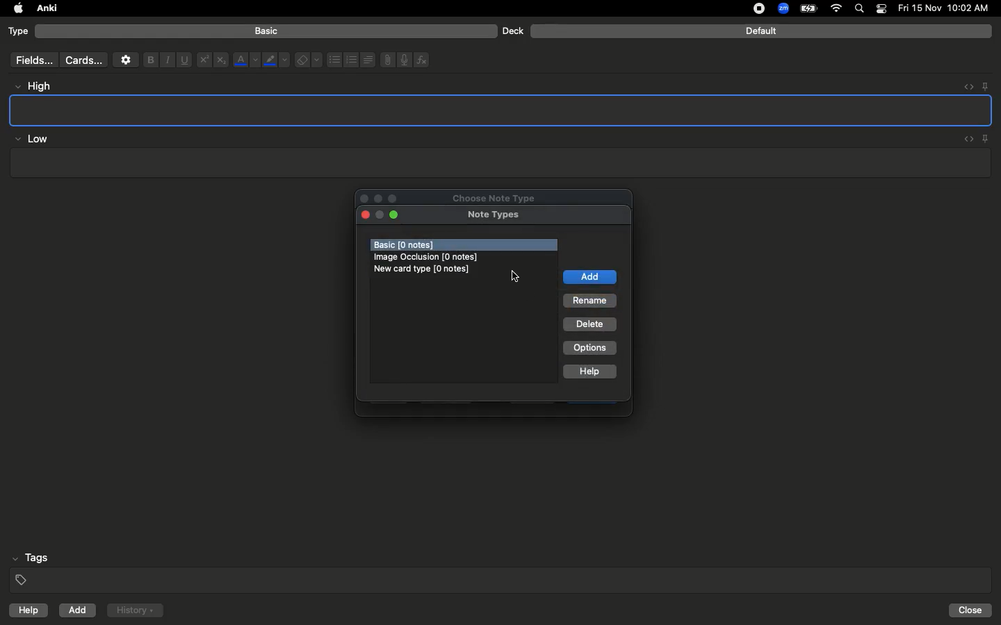 The width and height of the screenshot is (1001, 625). Describe the element at coordinates (964, 87) in the screenshot. I see `Embed` at that location.